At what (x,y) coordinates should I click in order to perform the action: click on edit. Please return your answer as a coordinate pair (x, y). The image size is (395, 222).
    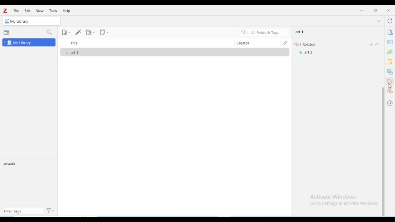
    Looking at the image, I should click on (27, 11).